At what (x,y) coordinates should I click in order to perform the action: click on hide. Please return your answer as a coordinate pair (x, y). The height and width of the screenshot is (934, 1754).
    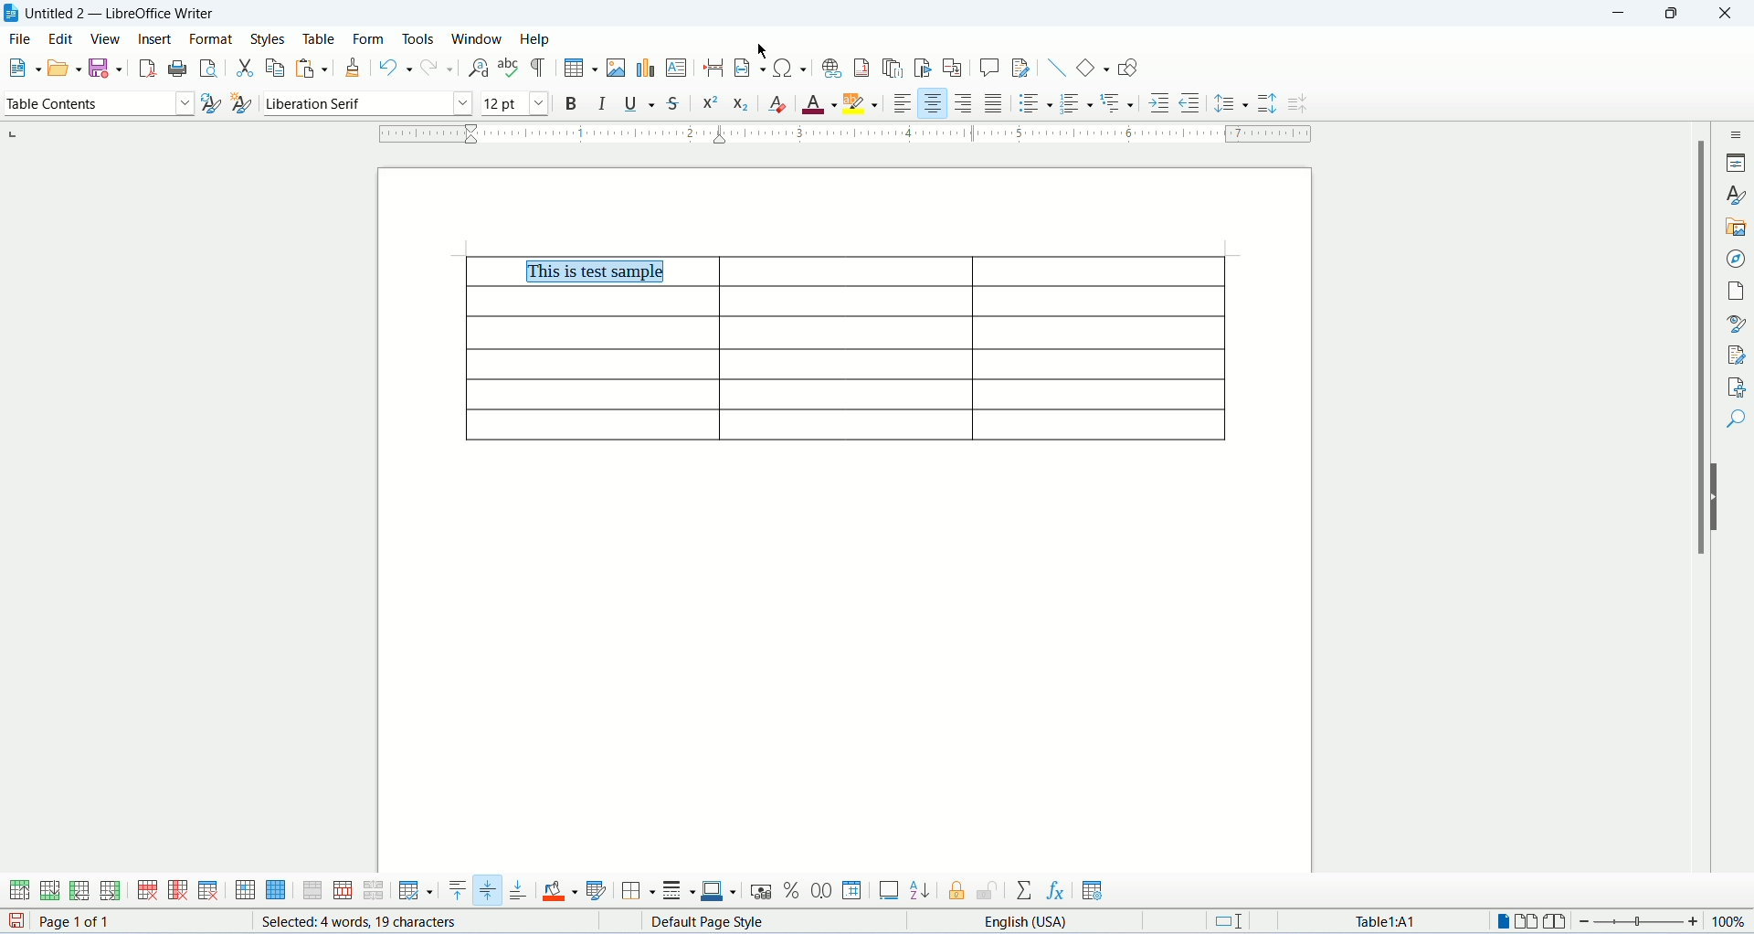
    Looking at the image, I should click on (1717, 497).